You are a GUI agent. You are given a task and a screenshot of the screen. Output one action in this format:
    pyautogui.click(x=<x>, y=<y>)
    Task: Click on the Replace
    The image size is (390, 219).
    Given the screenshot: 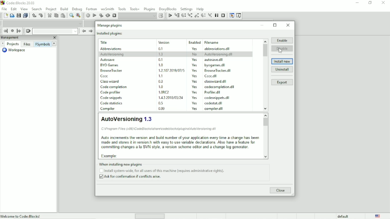 What is the action you would take?
    pyautogui.click(x=78, y=16)
    